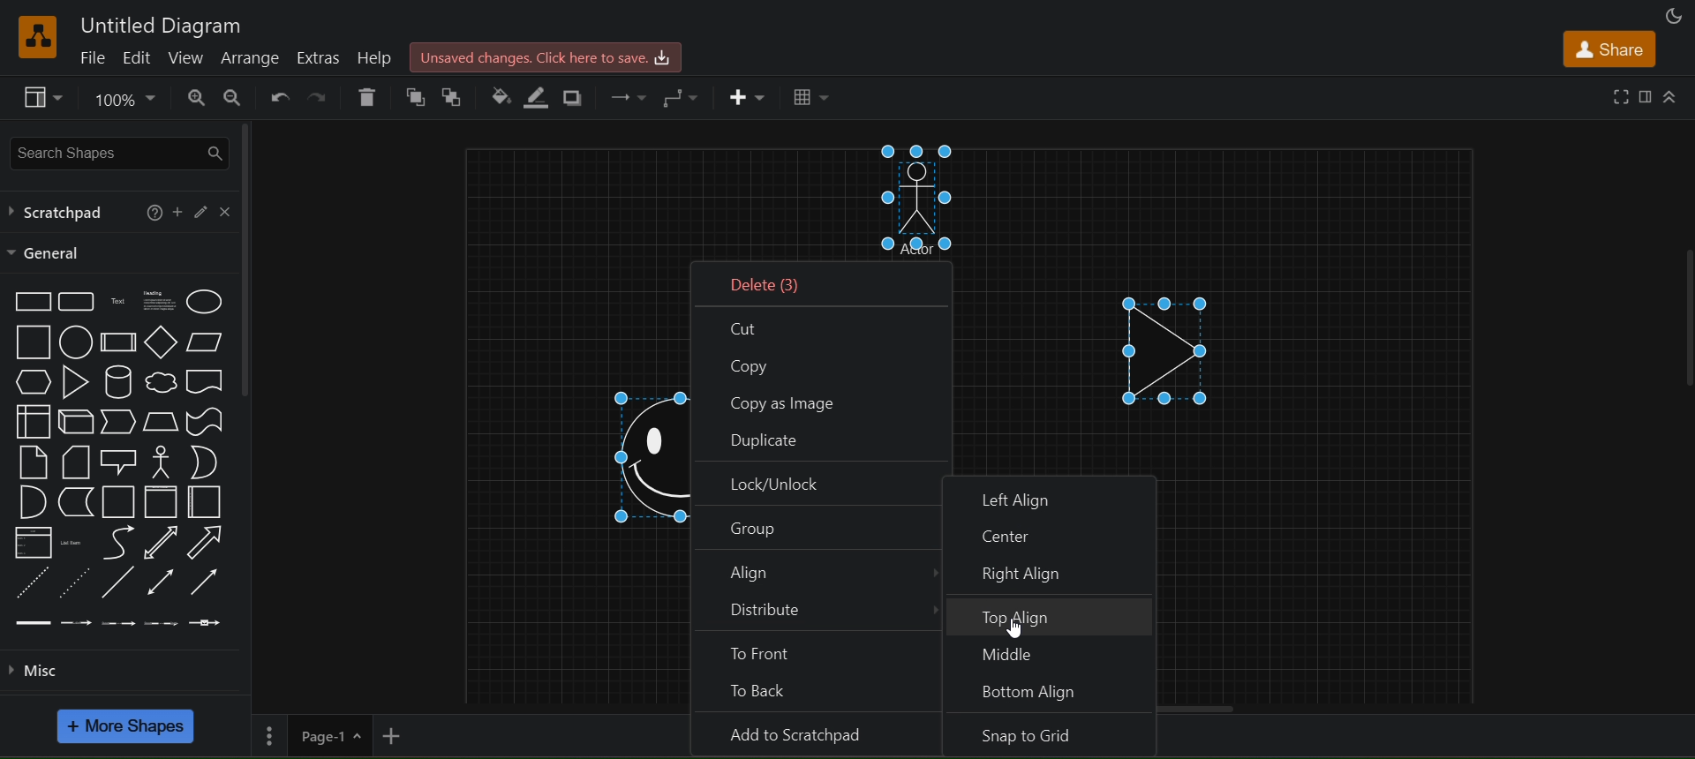 The width and height of the screenshot is (1695, 759). Describe the element at coordinates (499, 93) in the screenshot. I see `fill color ` at that location.